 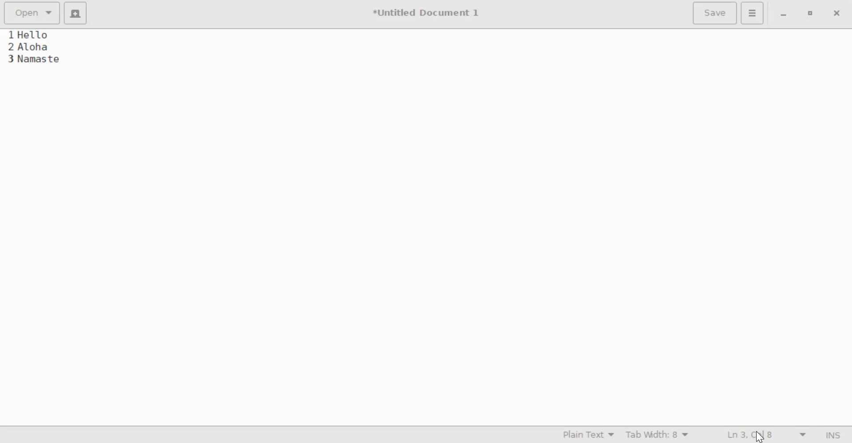 I want to click on Insert/Overwrite Mode (INS), so click(x=835, y=435).